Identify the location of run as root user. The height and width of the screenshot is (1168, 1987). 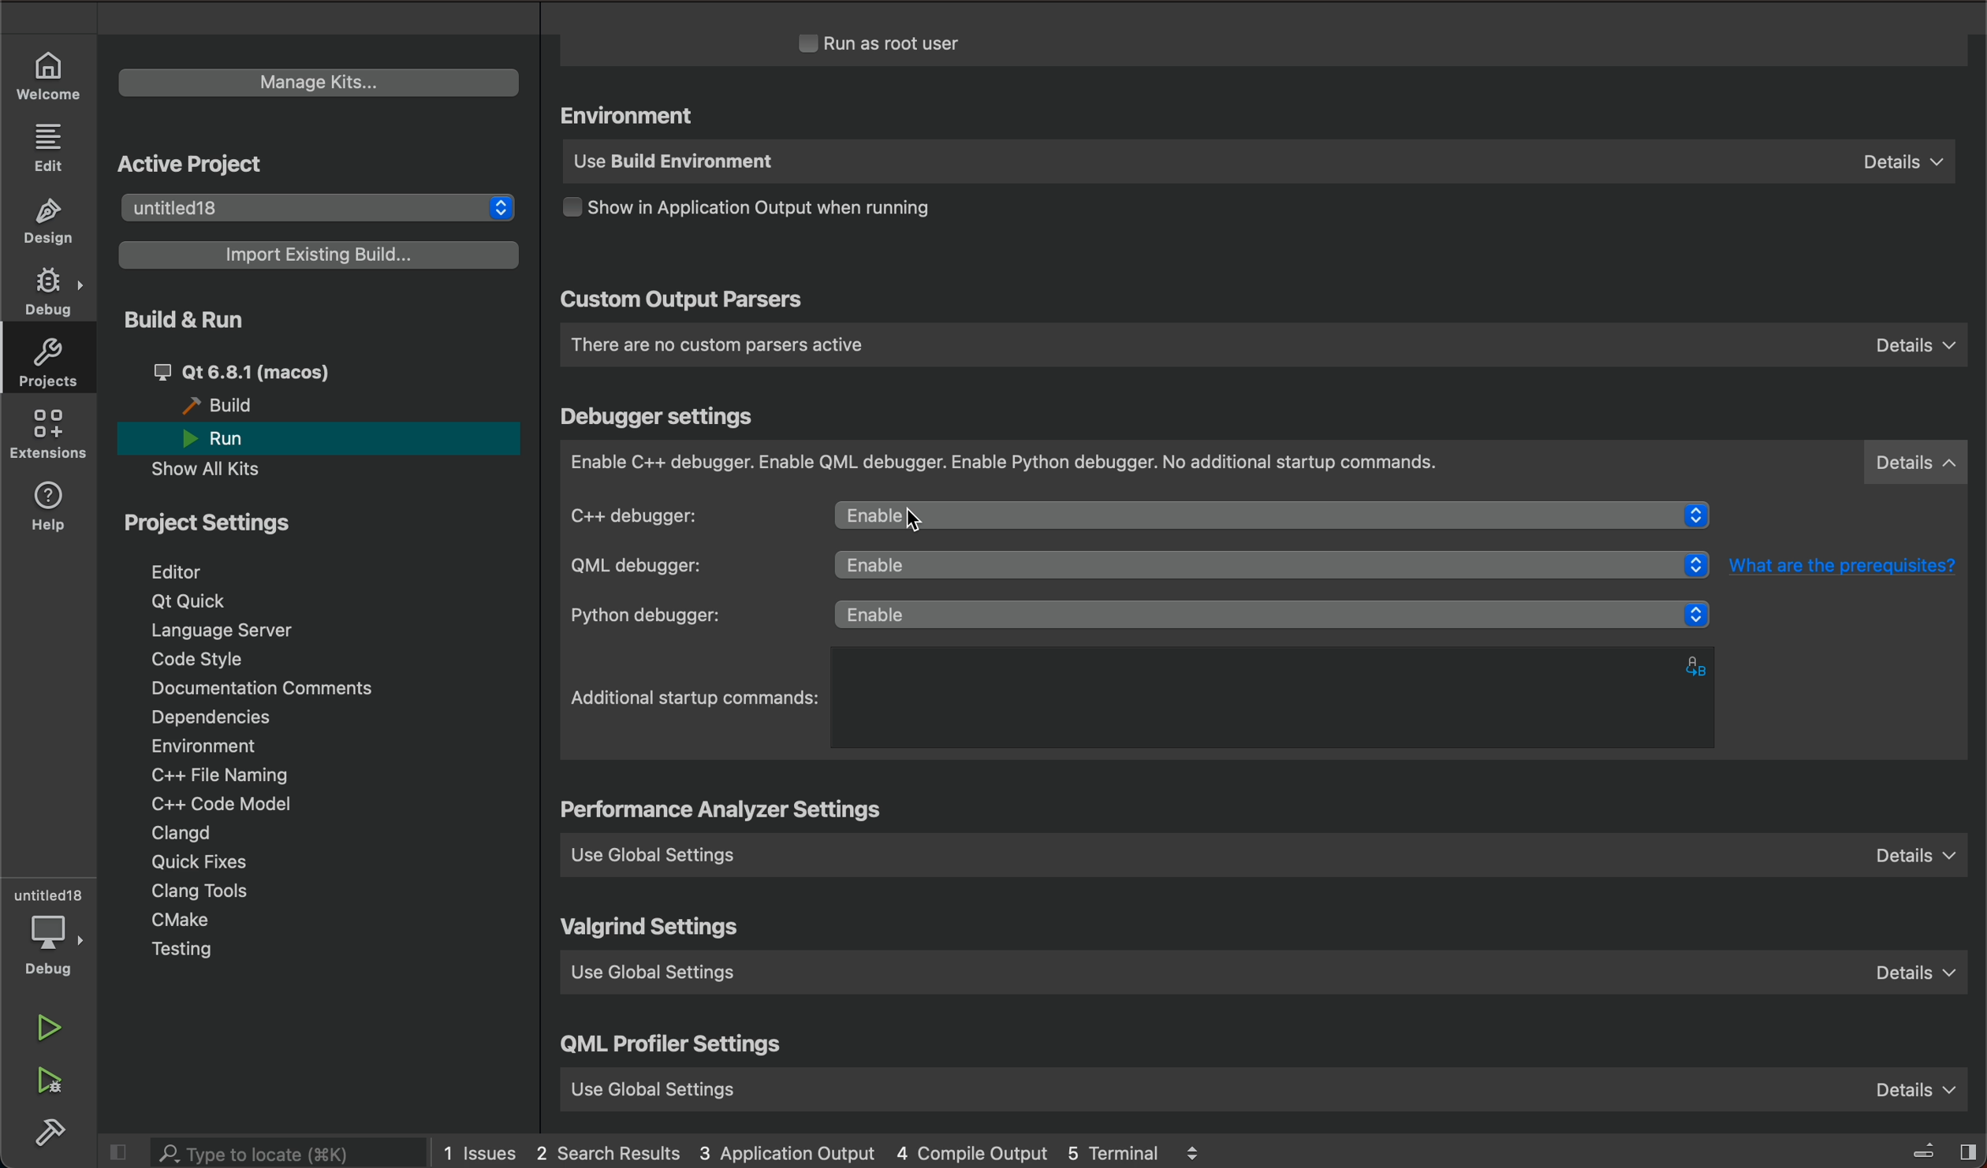
(900, 43).